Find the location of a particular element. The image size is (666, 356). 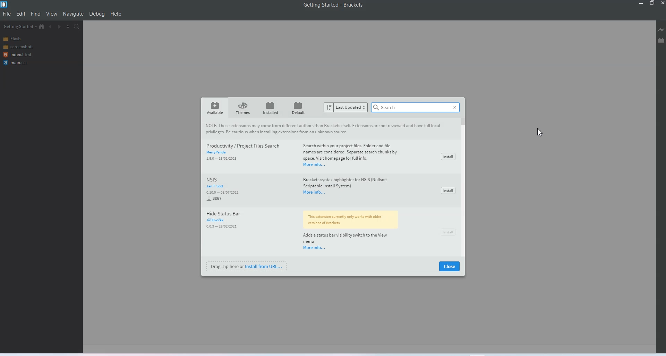

Show in file tree is located at coordinates (42, 26).